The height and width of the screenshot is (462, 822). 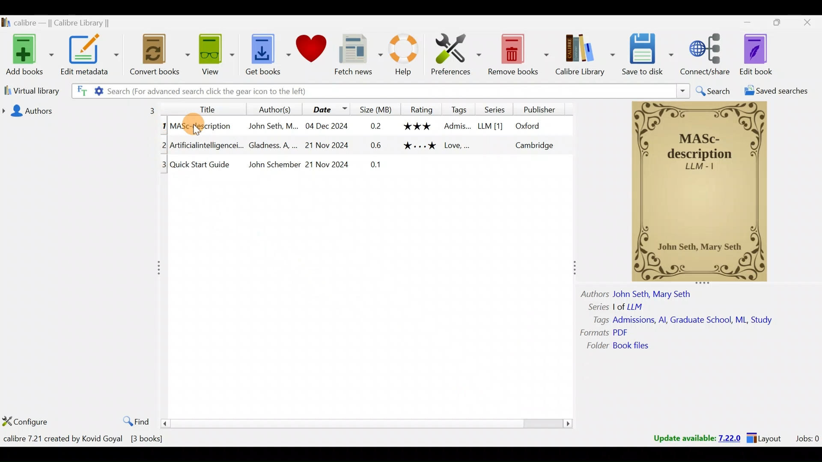 What do you see at coordinates (331, 126) in the screenshot?
I see `` at bounding box center [331, 126].